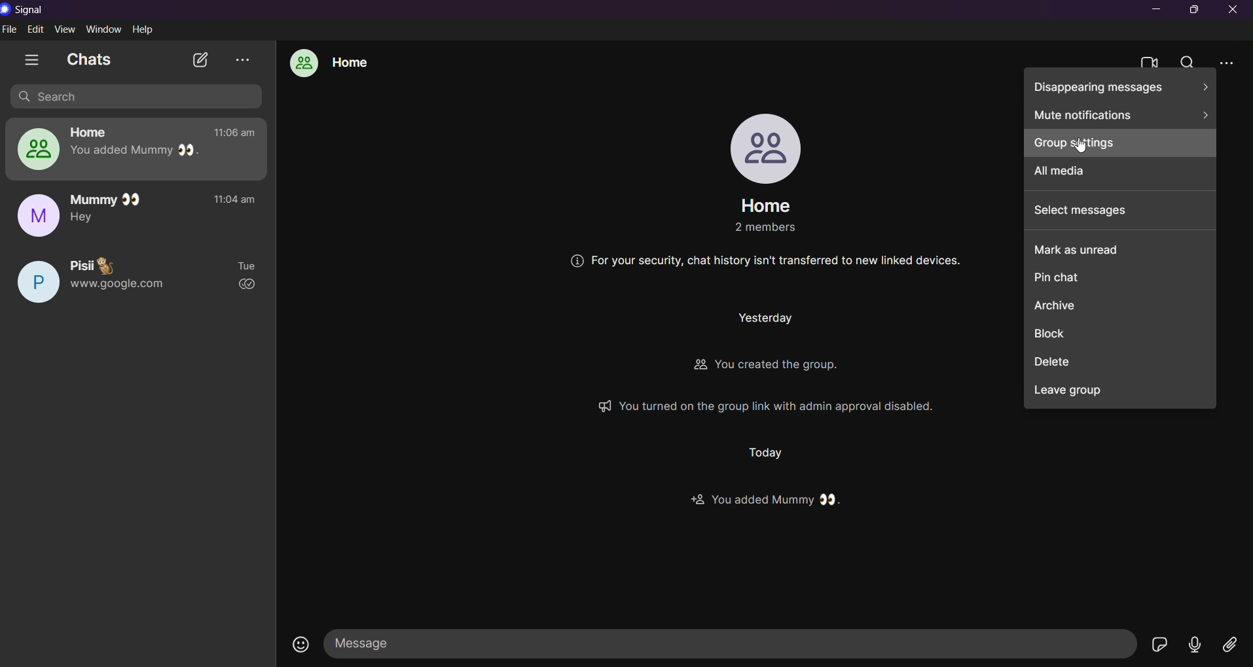  What do you see at coordinates (1157, 10) in the screenshot?
I see `minimize` at bounding box center [1157, 10].